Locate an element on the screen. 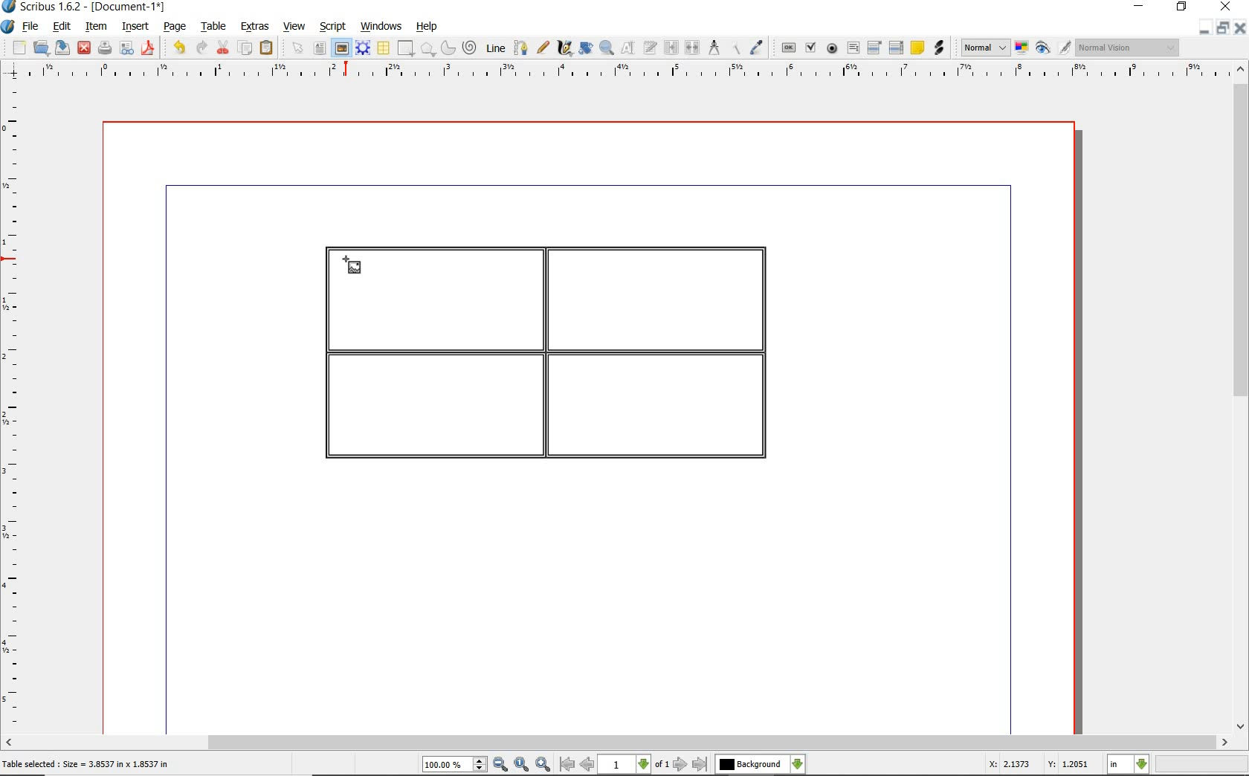 This screenshot has height=776, width=1249. item is located at coordinates (94, 27).